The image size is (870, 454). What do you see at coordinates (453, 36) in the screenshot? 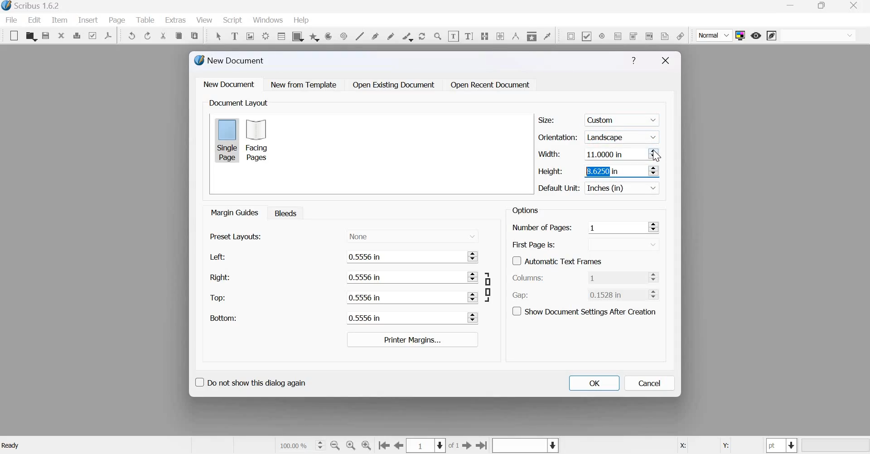
I see `edit contents of frame` at bounding box center [453, 36].